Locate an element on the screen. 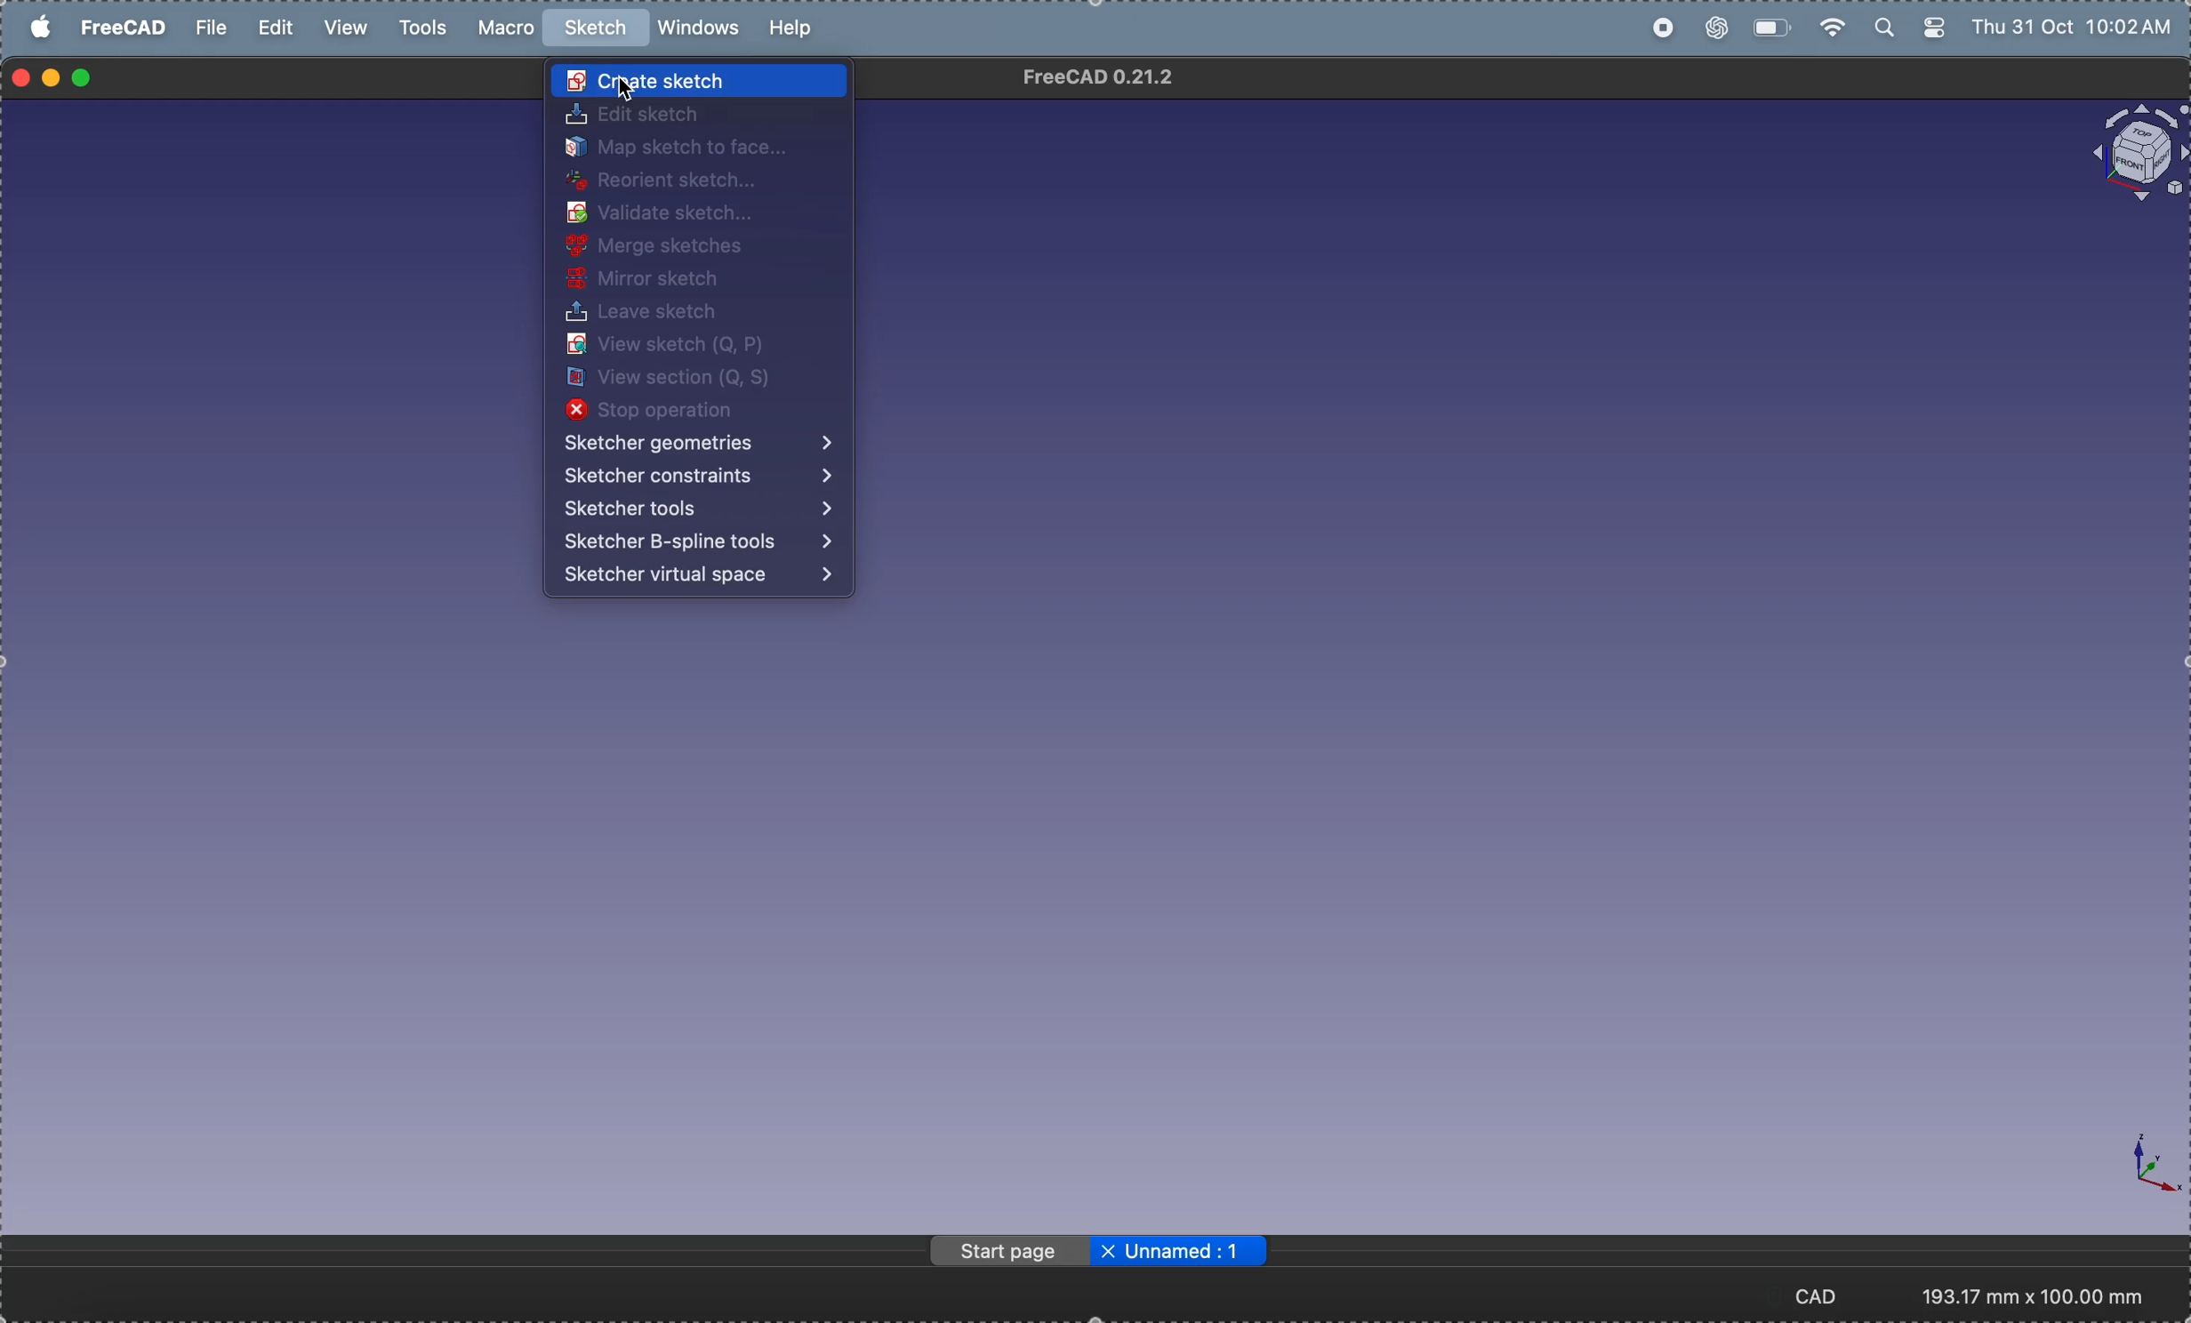 The width and height of the screenshot is (2191, 1323). object view is located at coordinates (2137, 153).